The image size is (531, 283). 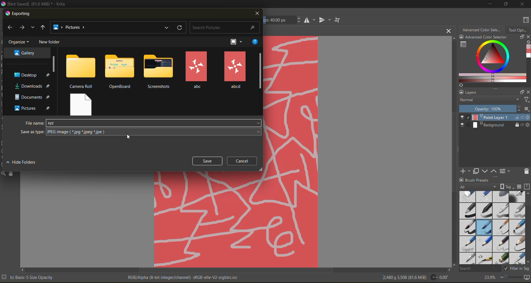 What do you see at coordinates (225, 28) in the screenshot?
I see `search` at bounding box center [225, 28].